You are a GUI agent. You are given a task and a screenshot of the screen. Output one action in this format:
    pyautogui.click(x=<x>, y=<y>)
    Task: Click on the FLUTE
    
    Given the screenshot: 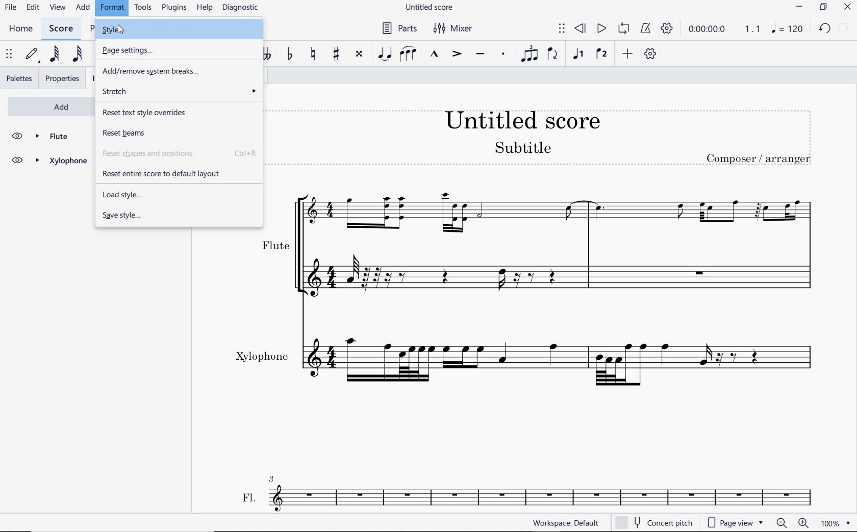 What is the action you would take?
    pyautogui.click(x=543, y=242)
    